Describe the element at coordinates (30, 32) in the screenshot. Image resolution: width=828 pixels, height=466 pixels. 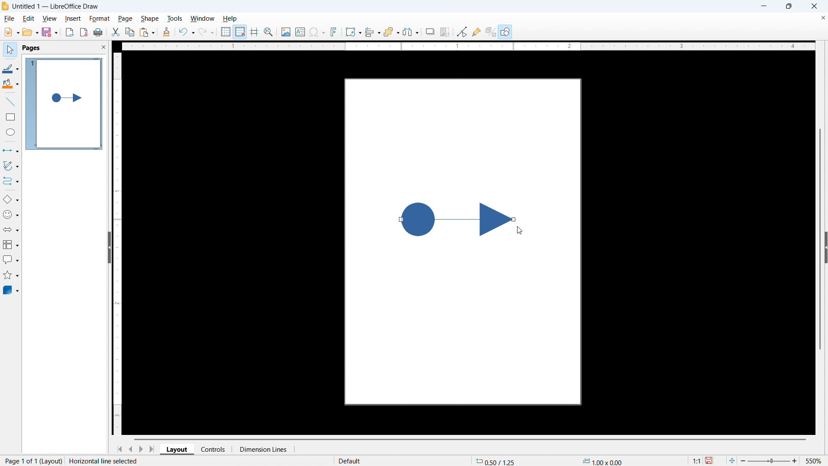
I see `open ` at that location.